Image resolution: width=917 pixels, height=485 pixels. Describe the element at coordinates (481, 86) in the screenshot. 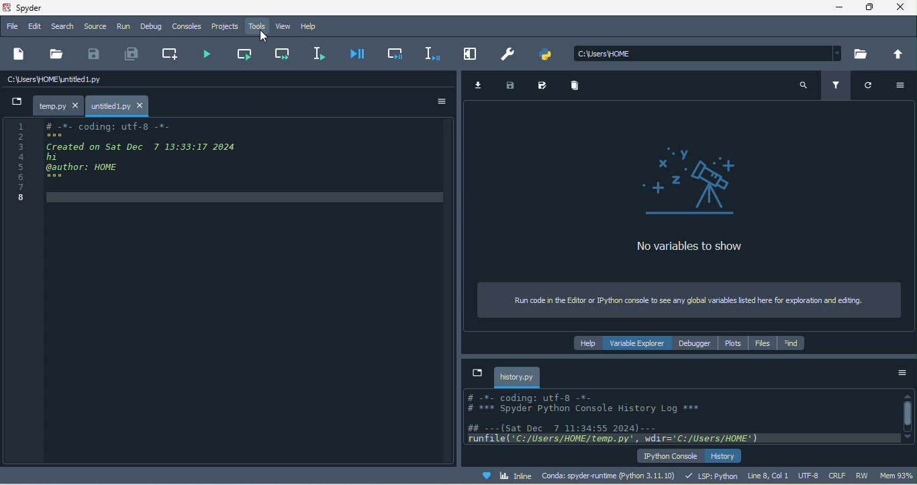

I see `import` at that location.